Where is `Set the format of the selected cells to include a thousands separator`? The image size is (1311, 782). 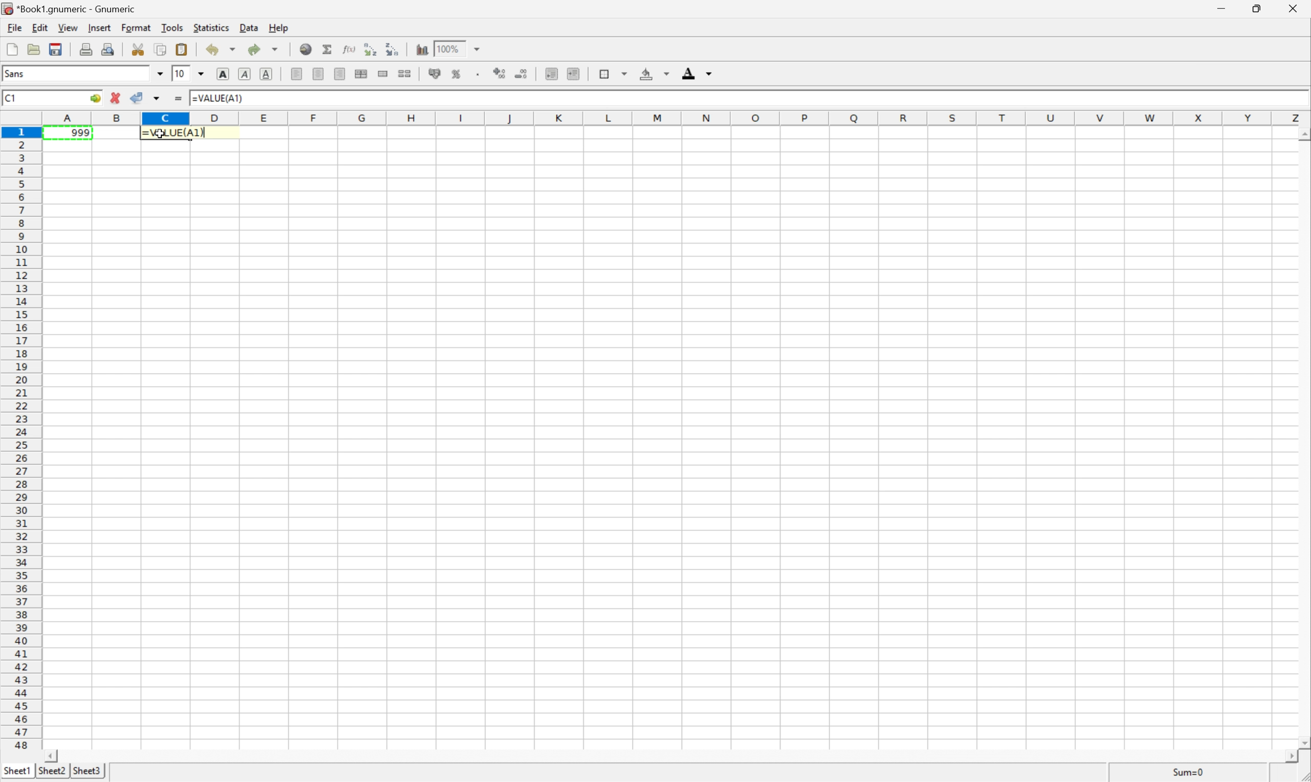 Set the format of the selected cells to include a thousands separator is located at coordinates (479, 74).